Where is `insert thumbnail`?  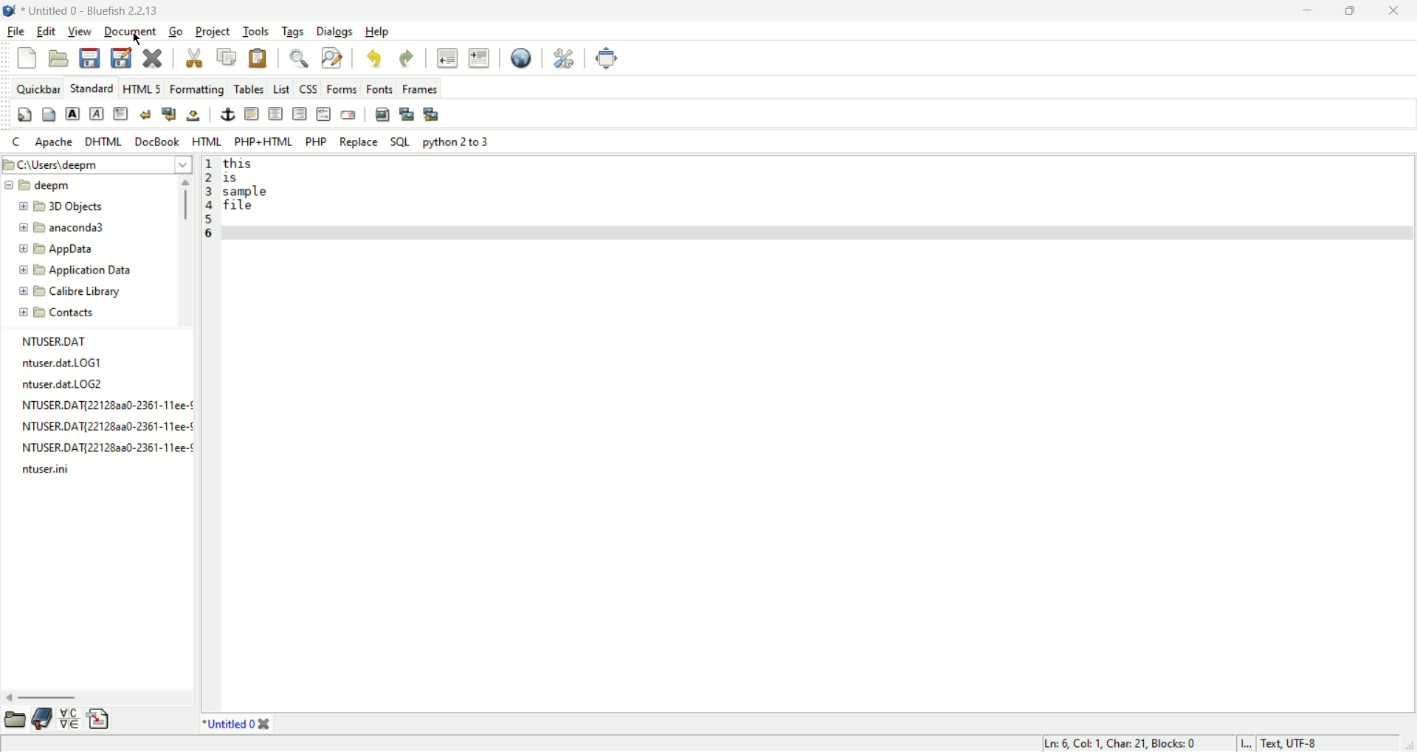 insert thumbnail is located at coordinates (407, 114).